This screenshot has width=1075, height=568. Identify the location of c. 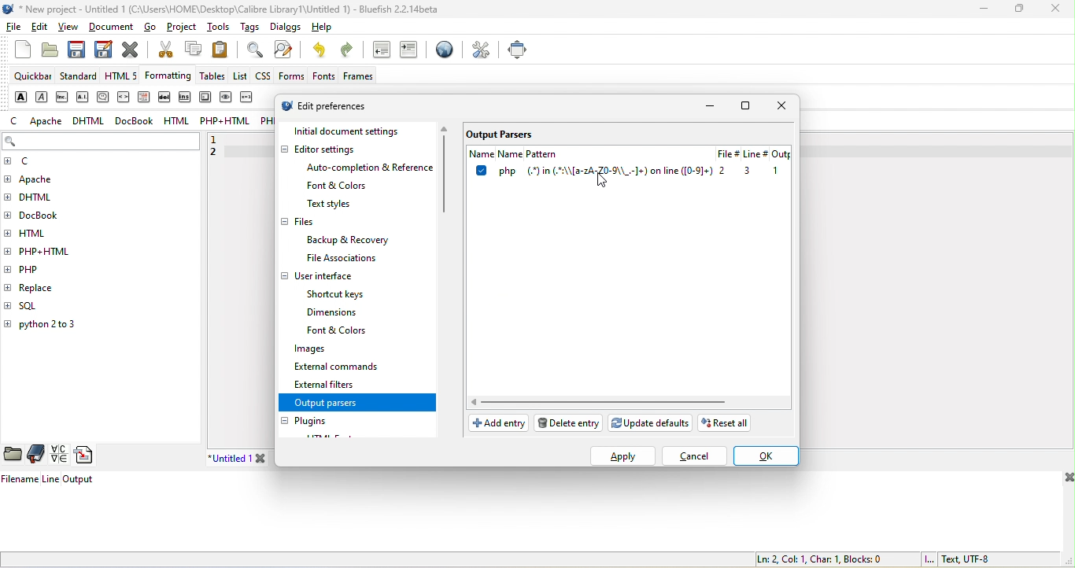
(30, 162).